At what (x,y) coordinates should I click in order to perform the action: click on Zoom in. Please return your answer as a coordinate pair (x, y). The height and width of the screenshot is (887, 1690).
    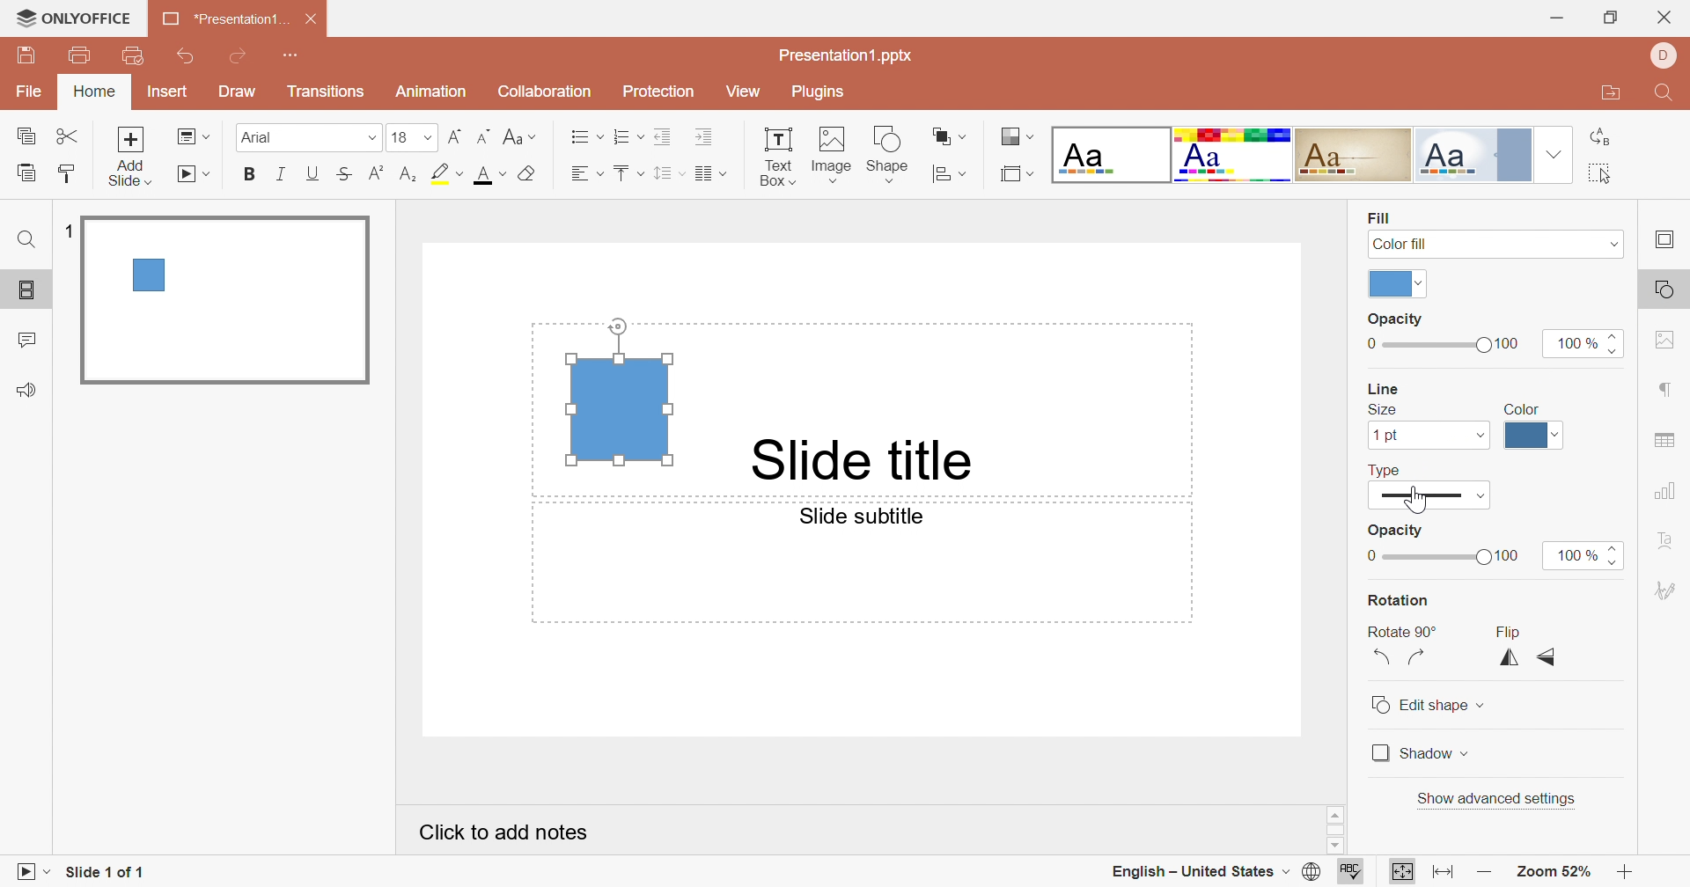
    Looking at the image, I should click on (1624, 870).